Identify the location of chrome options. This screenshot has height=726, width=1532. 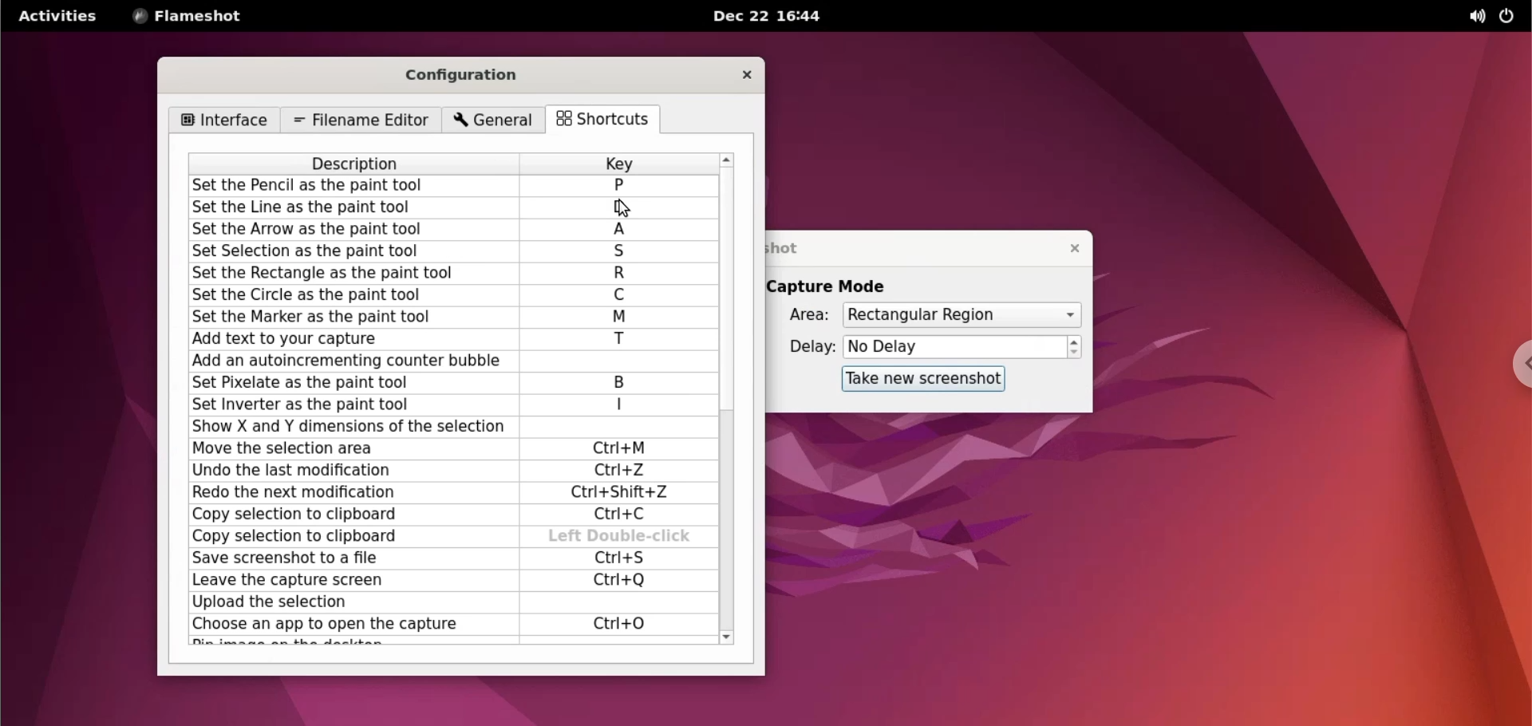
(1512, 364).